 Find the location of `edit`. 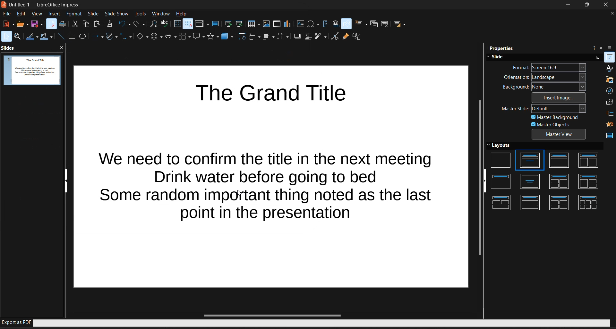

edit is located at coordinates (21, 14).